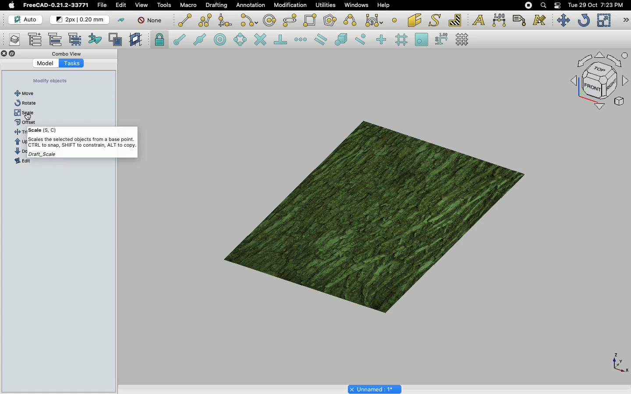 The width and height of the screenshot is (631, 394). What do you see at coordinates (340, 39) in the screenshot?
I see `Snap special` at bounding box center [340, 39].